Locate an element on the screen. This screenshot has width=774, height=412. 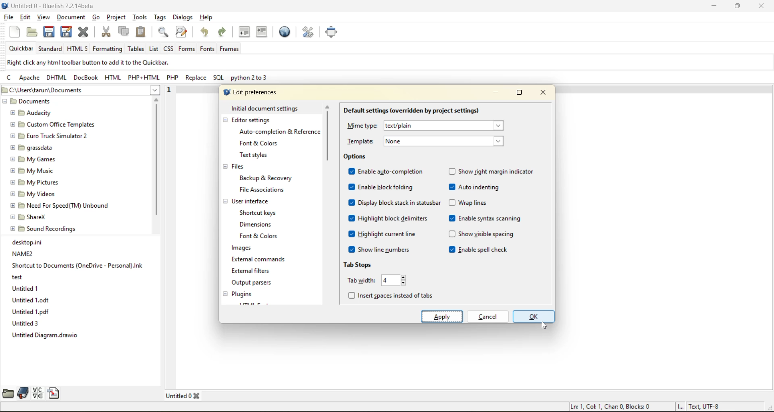
wrap lines is located at coordinates (470, 202).